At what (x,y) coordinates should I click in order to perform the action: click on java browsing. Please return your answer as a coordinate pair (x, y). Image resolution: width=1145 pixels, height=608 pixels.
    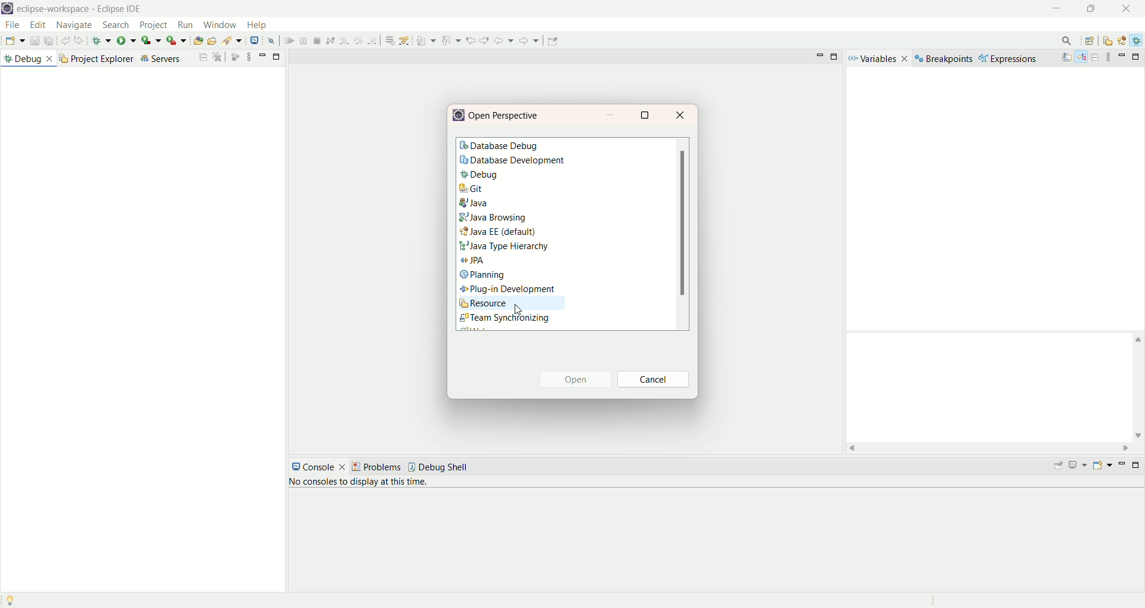
    Looking at the image, I should click on (493, 217).